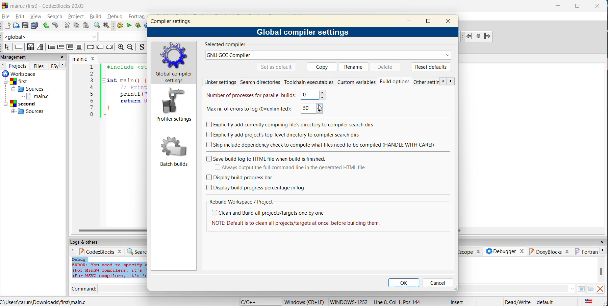  Describe the element at coordinates (107, 26) in the screenshot. I see `replace` at that location.